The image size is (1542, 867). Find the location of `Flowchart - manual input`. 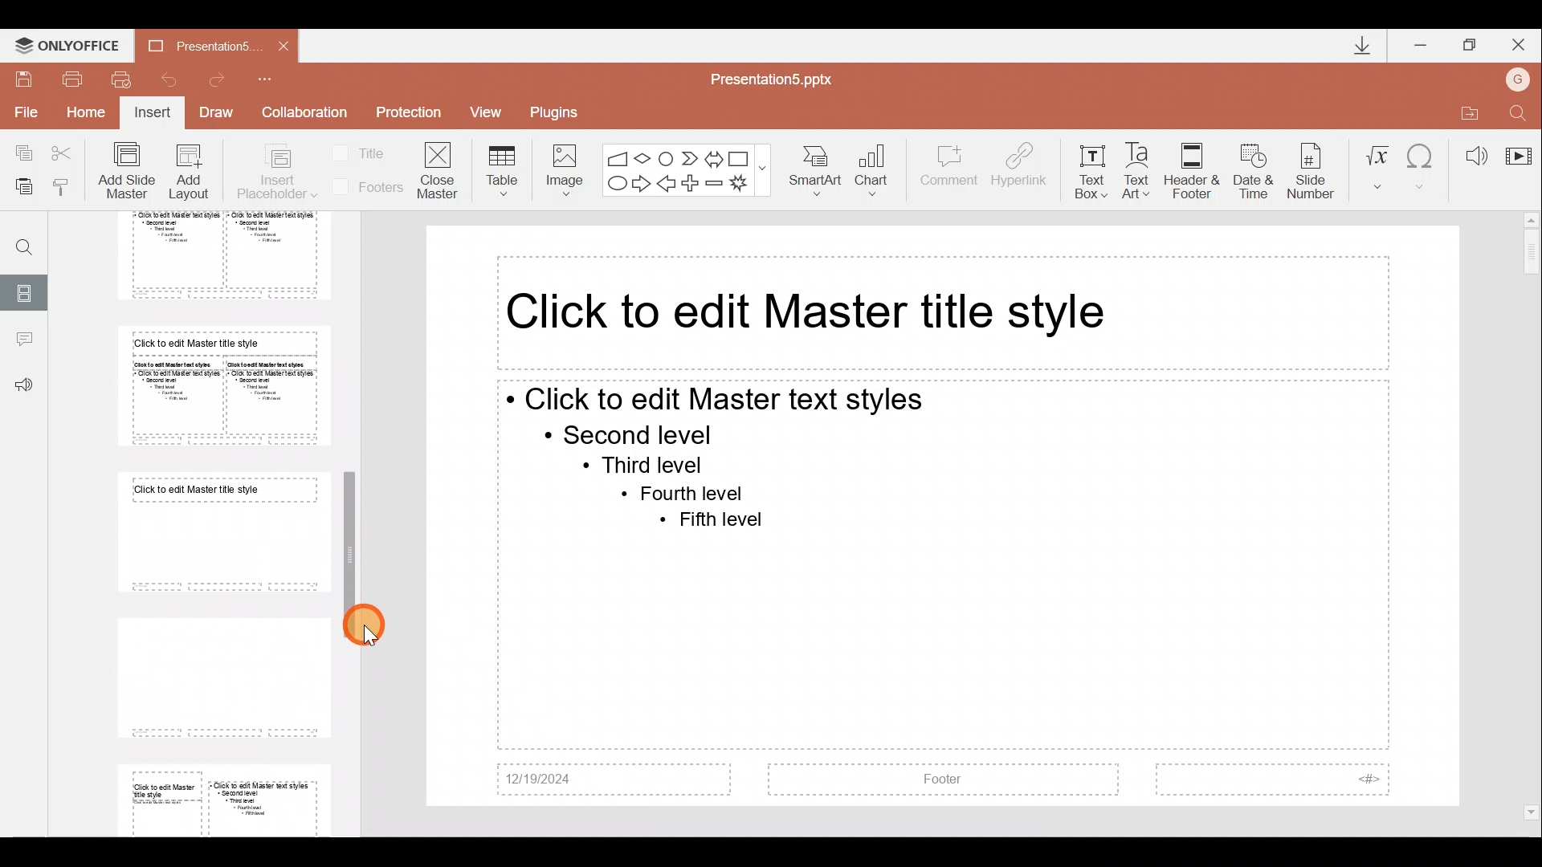

Flowchart - manual input is located at coordinates (617, 156).